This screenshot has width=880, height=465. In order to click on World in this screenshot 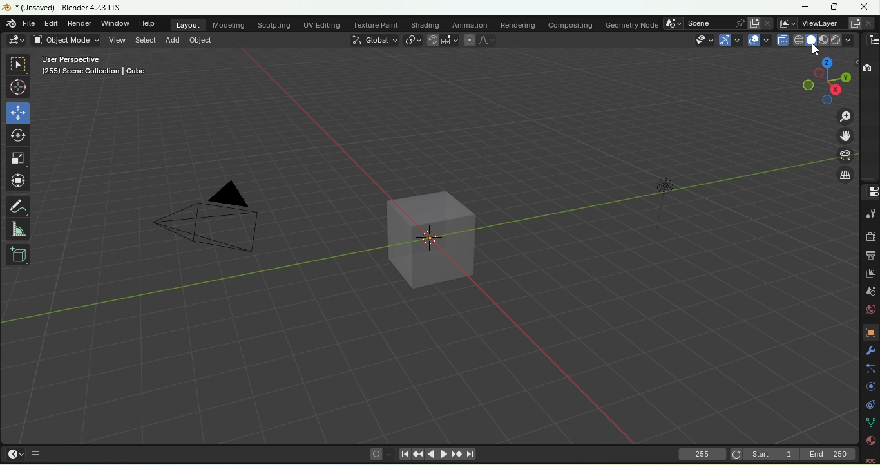, I will do `click(867, 312)`.